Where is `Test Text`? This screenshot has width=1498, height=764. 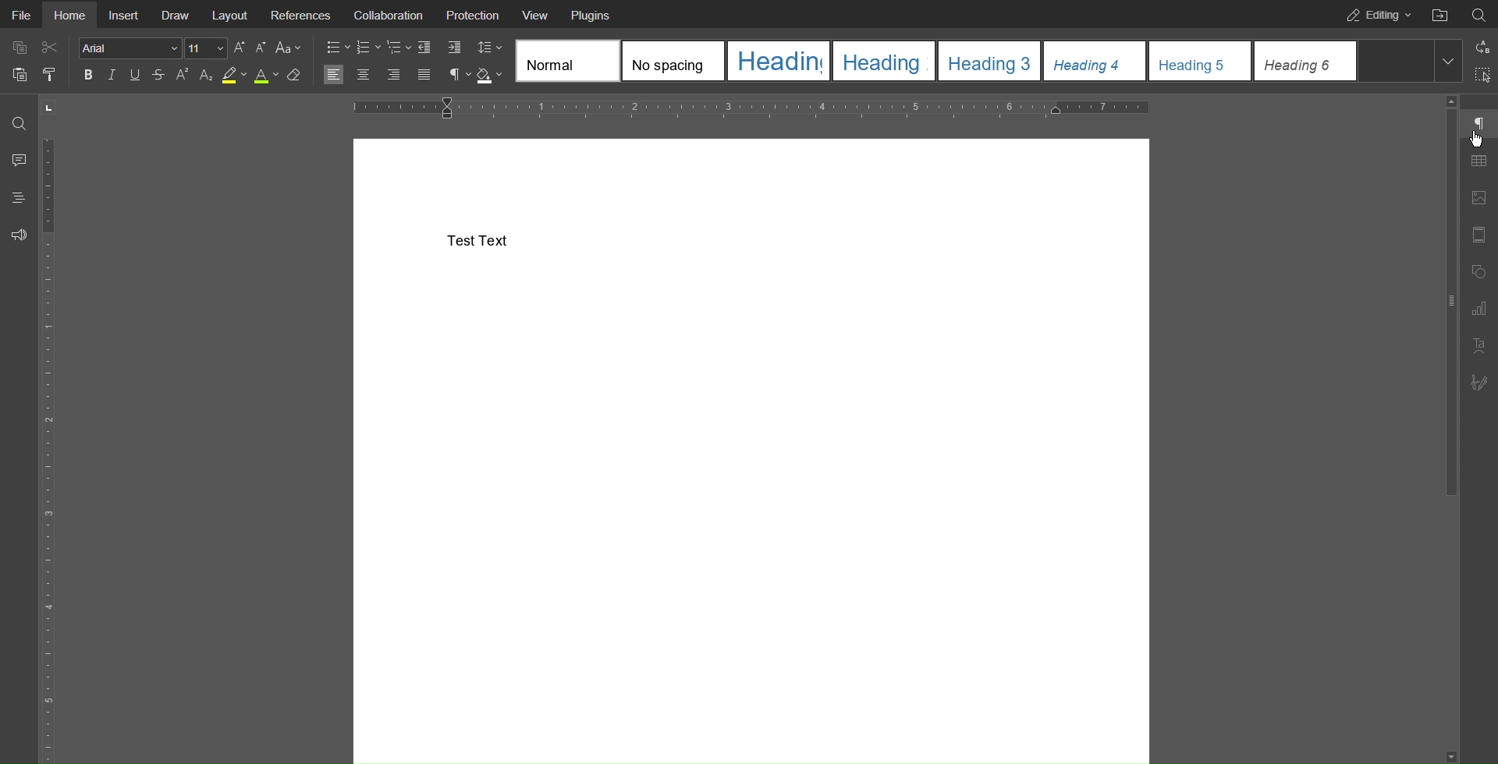
Test Text is located at coordinates (479, 239).